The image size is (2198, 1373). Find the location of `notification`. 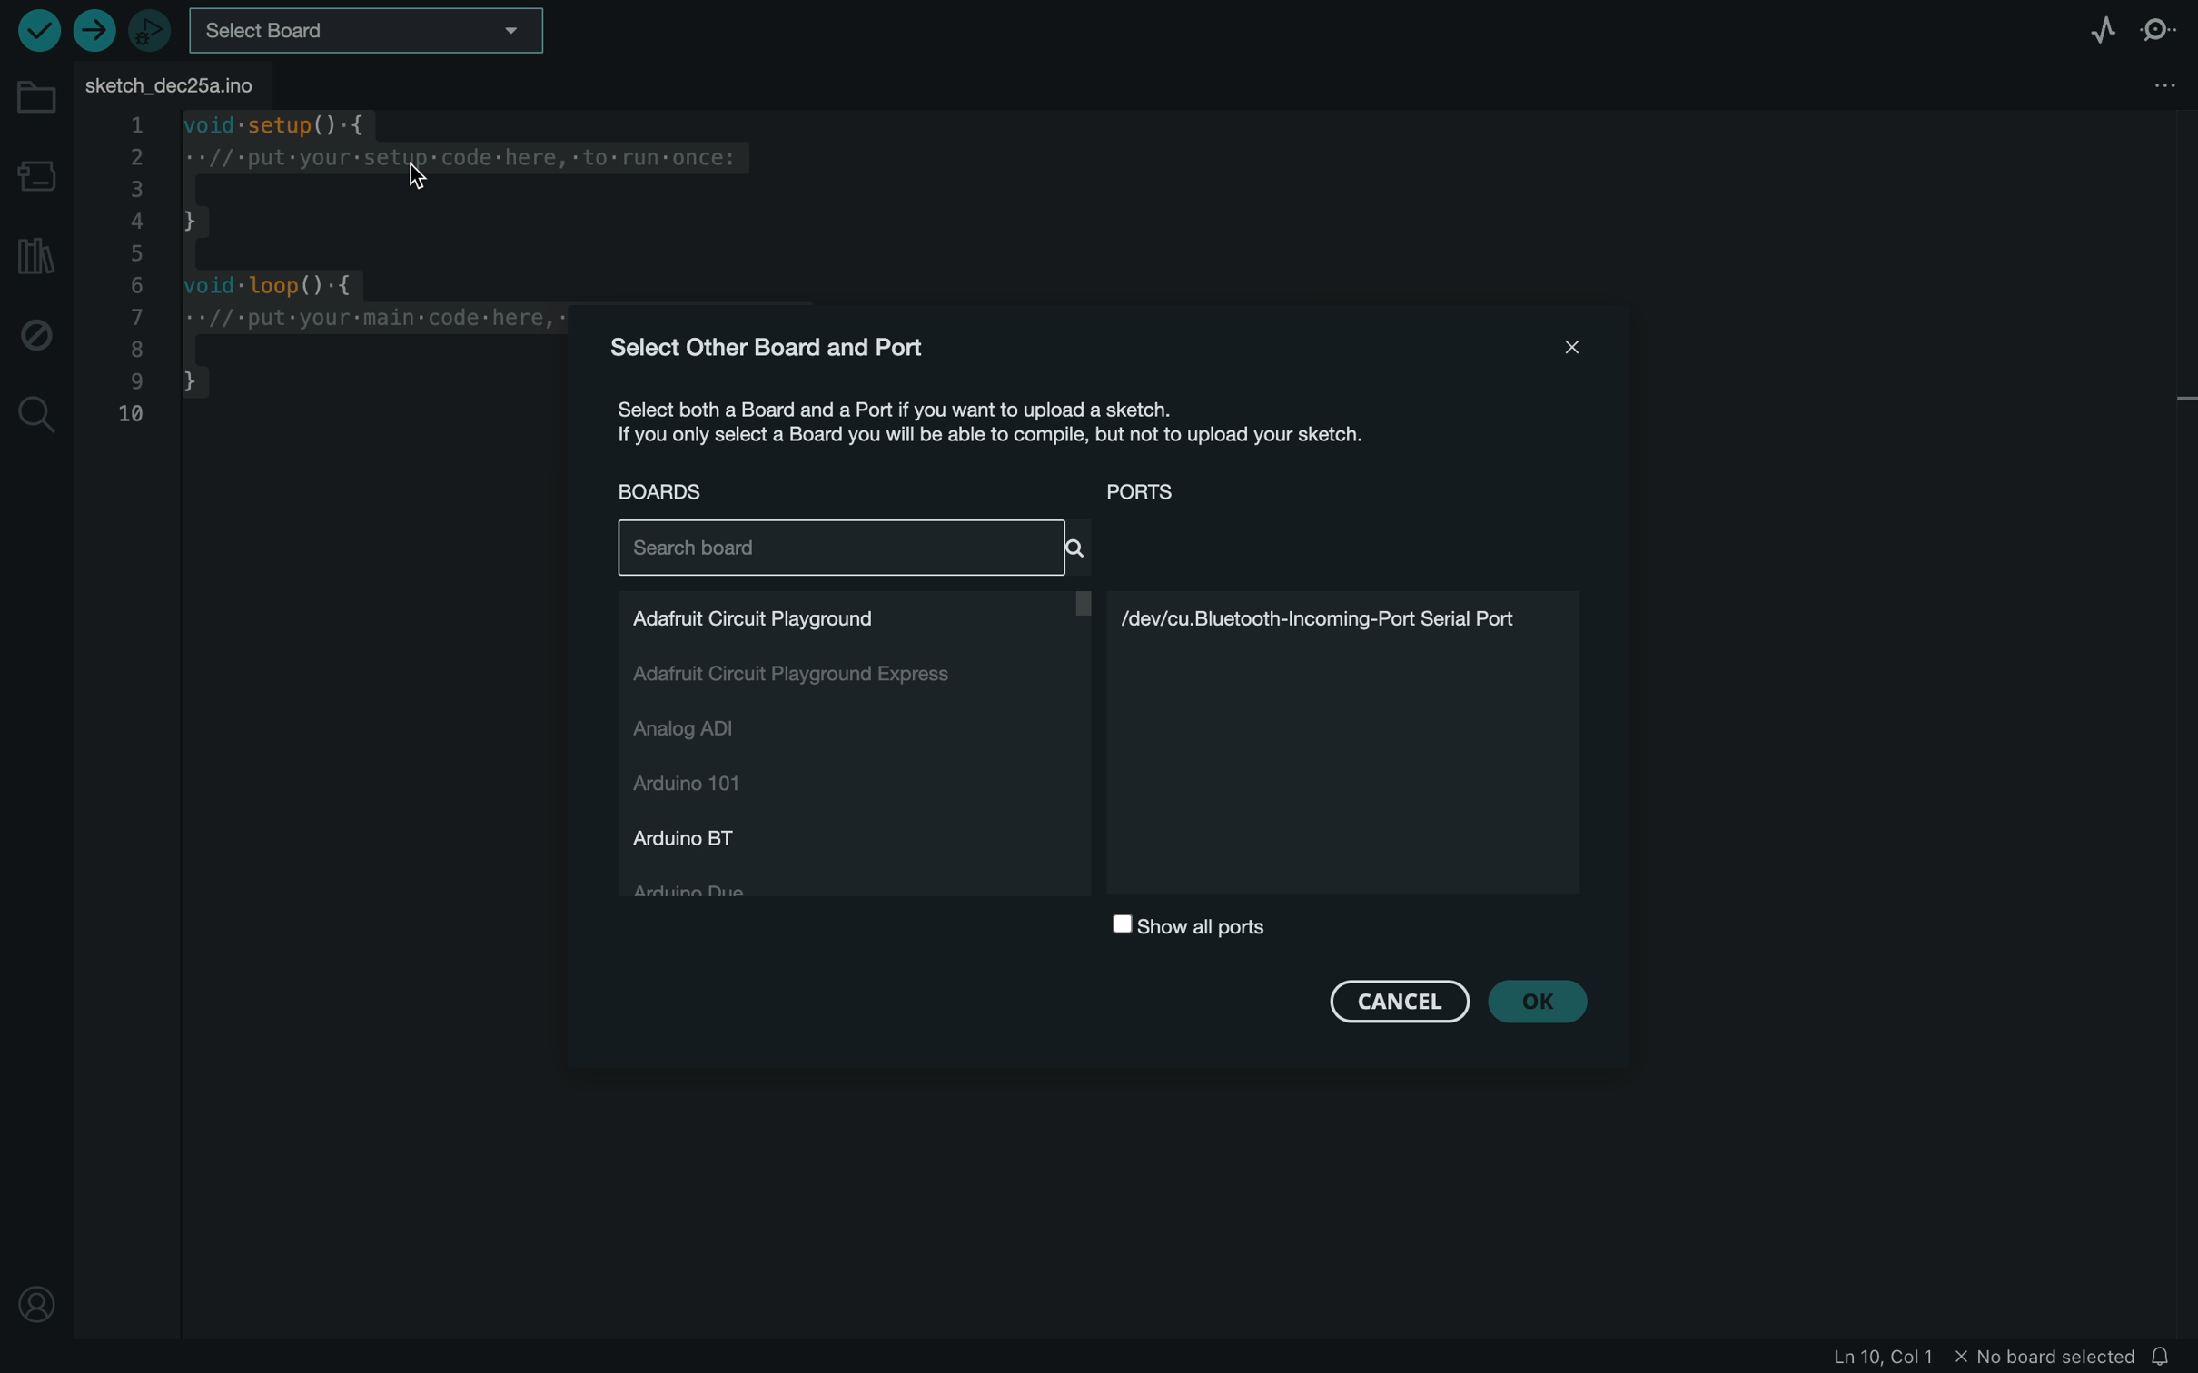

notification is located at coordinates (2169, 1354).